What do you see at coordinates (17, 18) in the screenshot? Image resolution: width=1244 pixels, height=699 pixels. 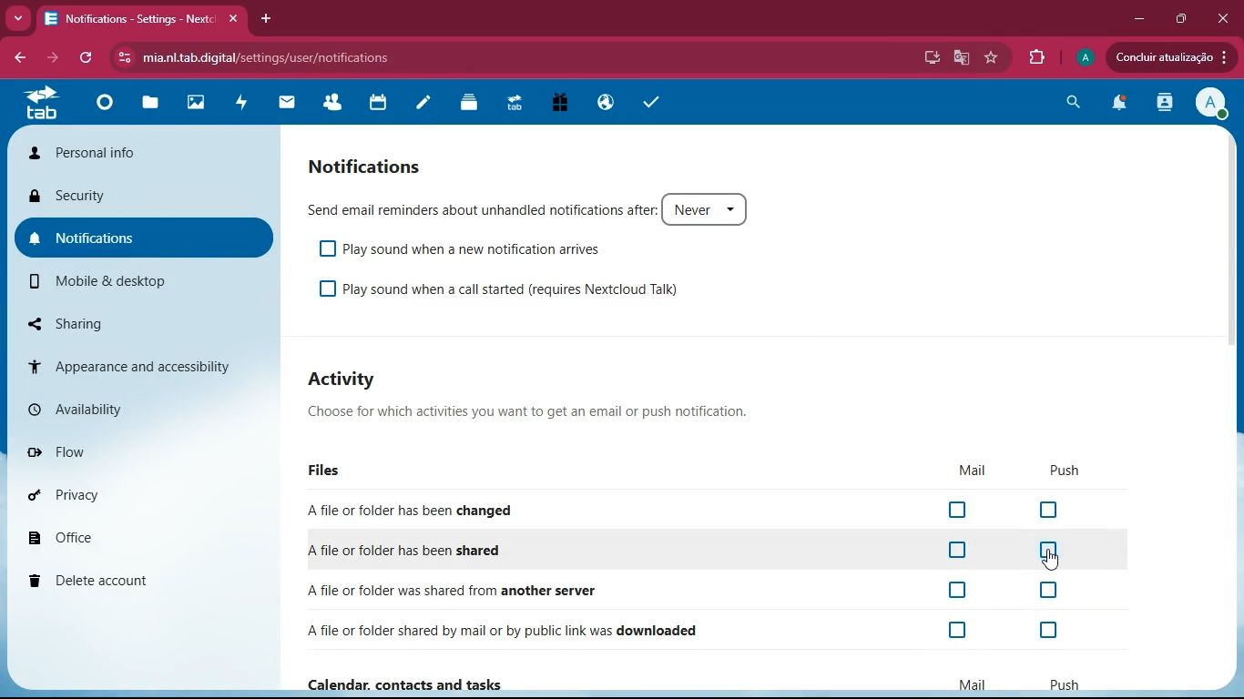 I see `more` at bounding box center [17, 18].